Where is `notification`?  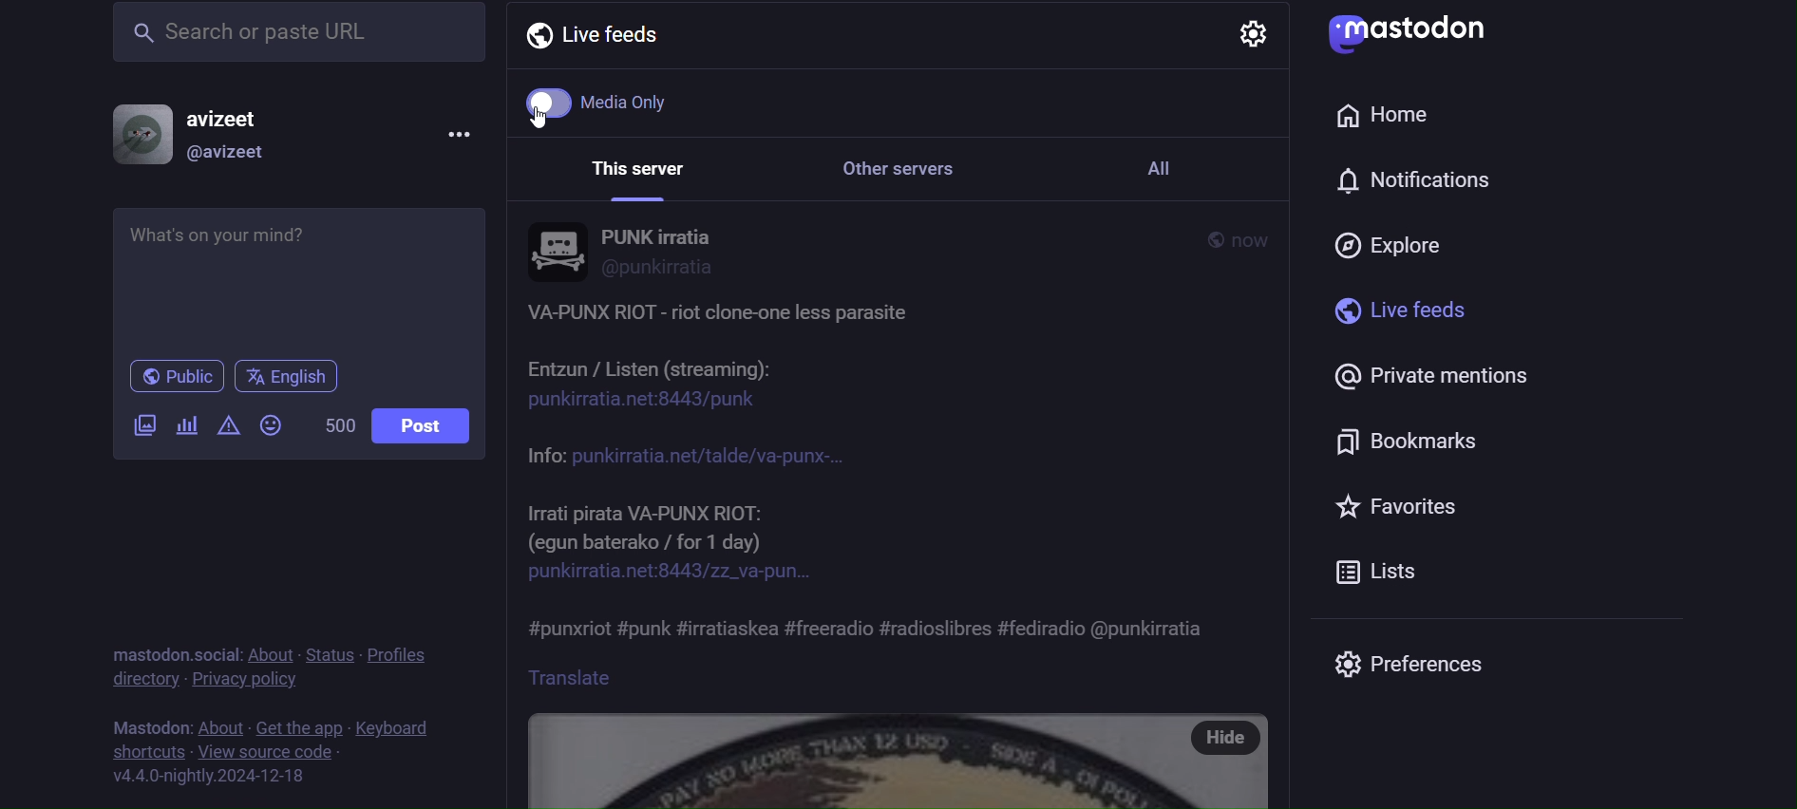 notification is located at coordinates (1408, 180).